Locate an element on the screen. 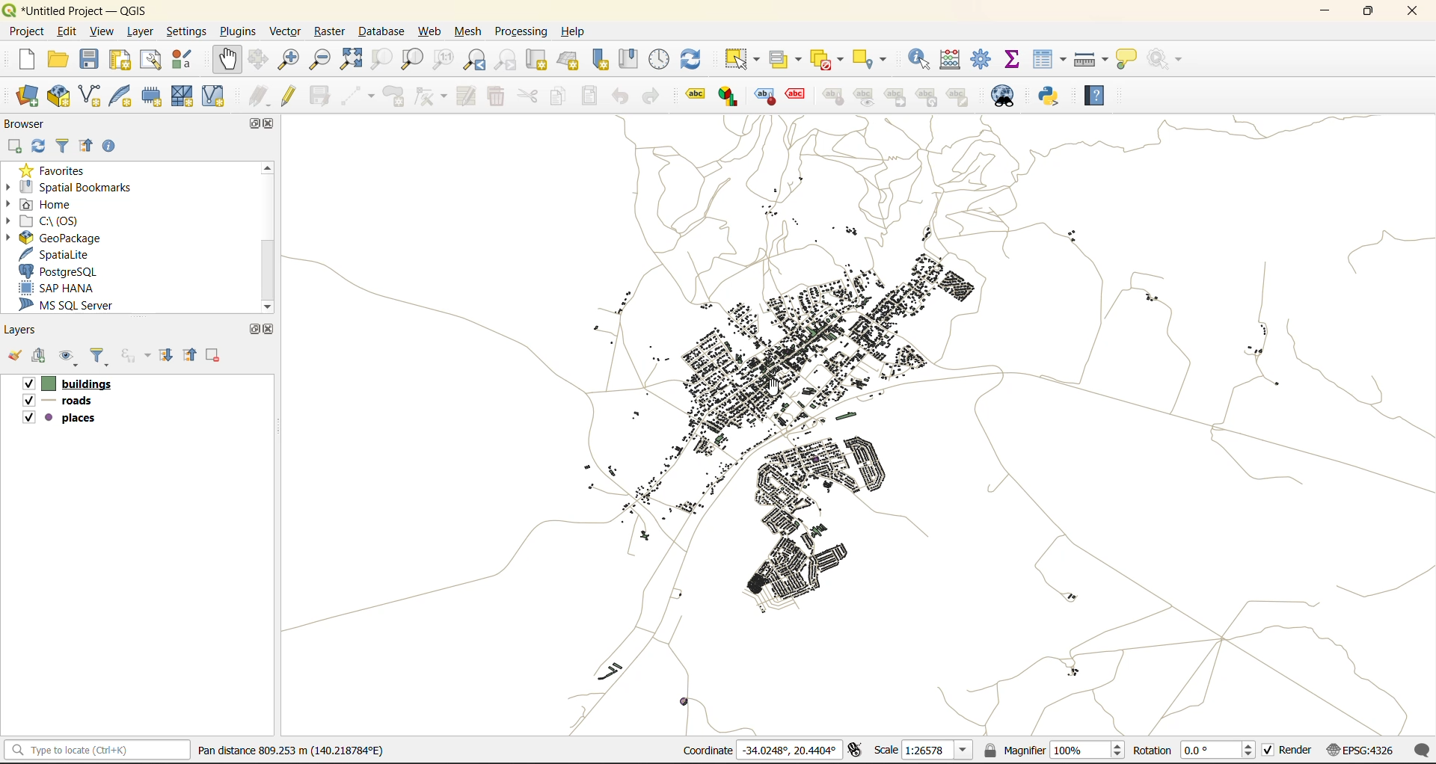  open data source manager is located at coordinates (28, 96).